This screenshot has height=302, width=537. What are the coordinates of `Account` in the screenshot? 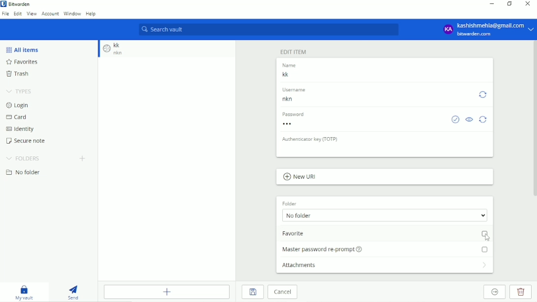 It's located at (488, 29).